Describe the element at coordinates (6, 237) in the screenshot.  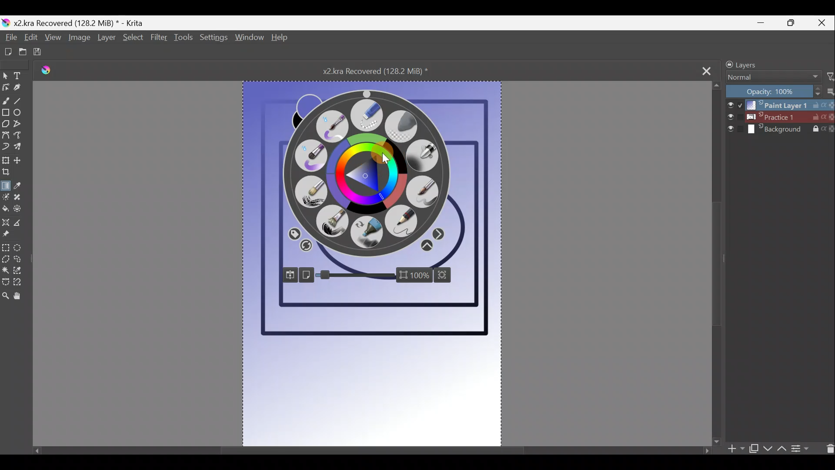
I see `Reference images tool` at that location.